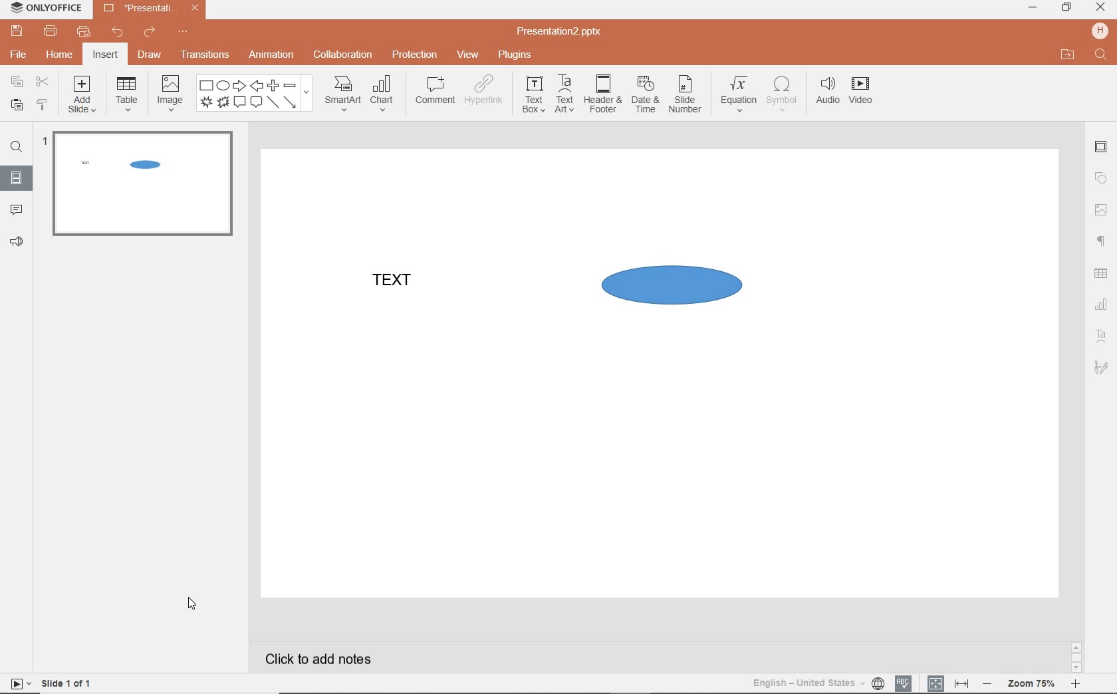  Describe the element at coordinates (736, 96) in the screenshot. I see `equation` at that location.